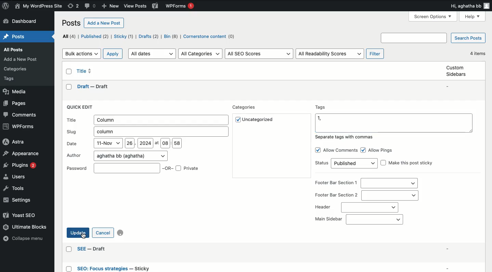 Image resolution: width=492 pixels, height=272 pixels. What do you see at coordinates (112, 168) in the screenshot?
I see `Password` at bounding box center [112, 168].